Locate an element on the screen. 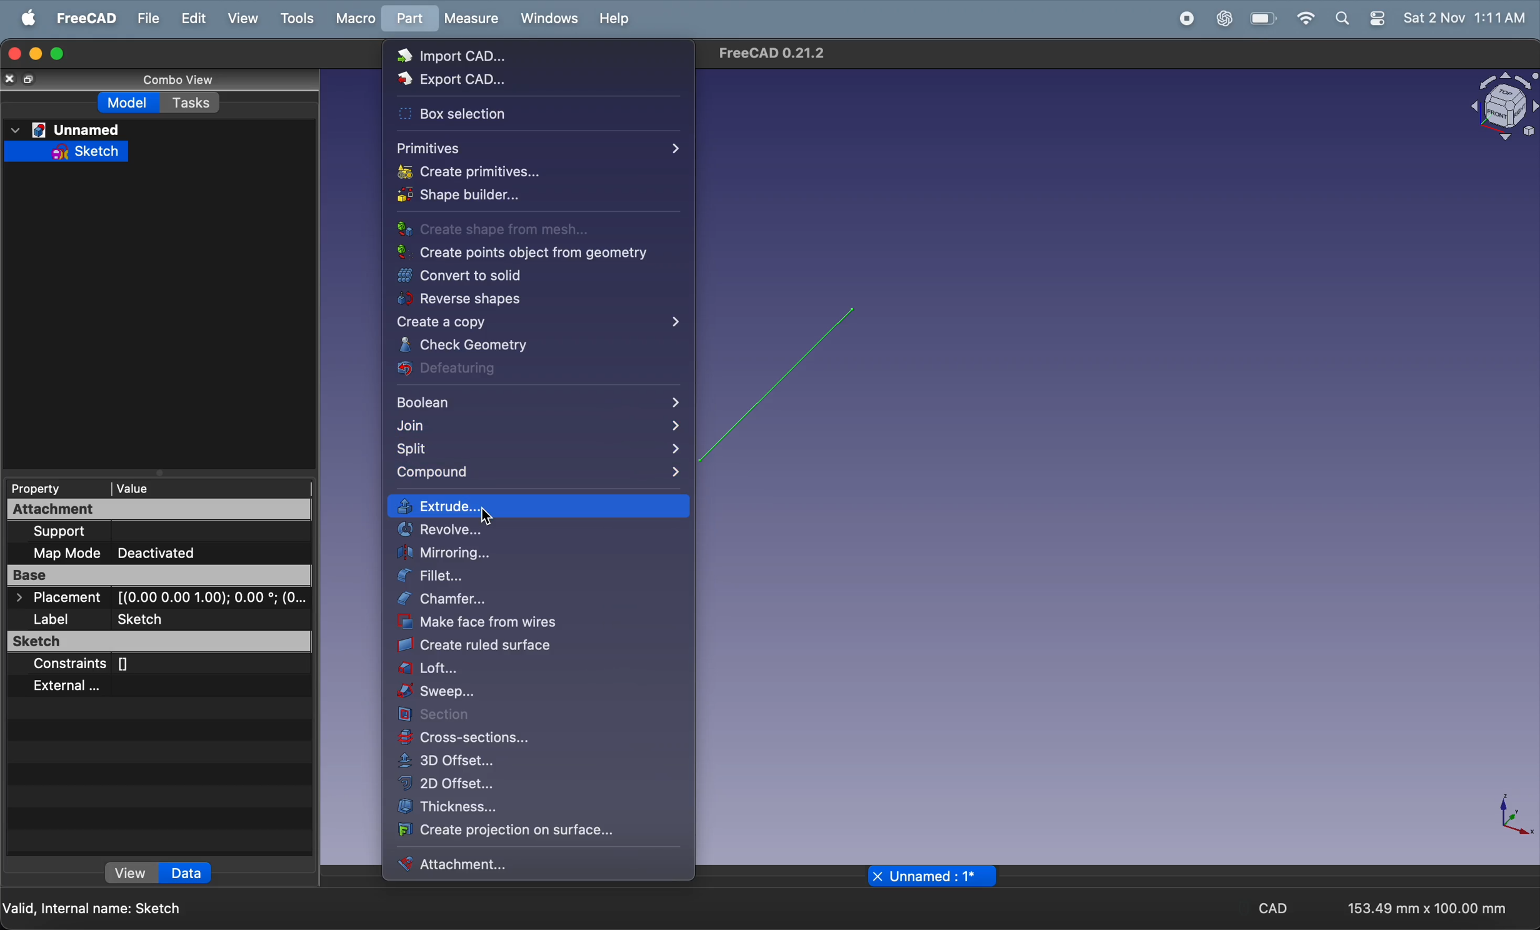 The image size is (1540, 930). CAD is located at coordinates (1274, 909).